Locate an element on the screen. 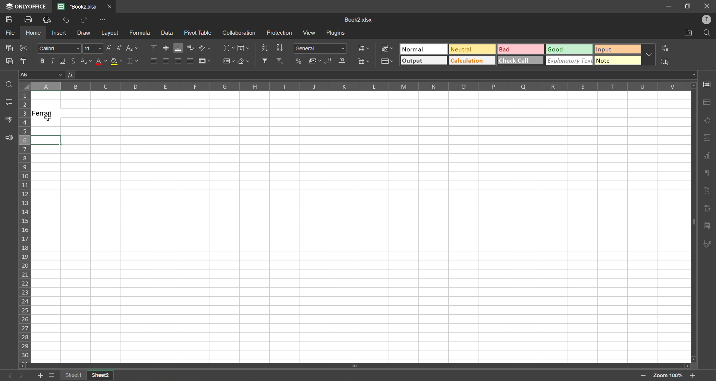  percent is located at coordinates (299, 61).